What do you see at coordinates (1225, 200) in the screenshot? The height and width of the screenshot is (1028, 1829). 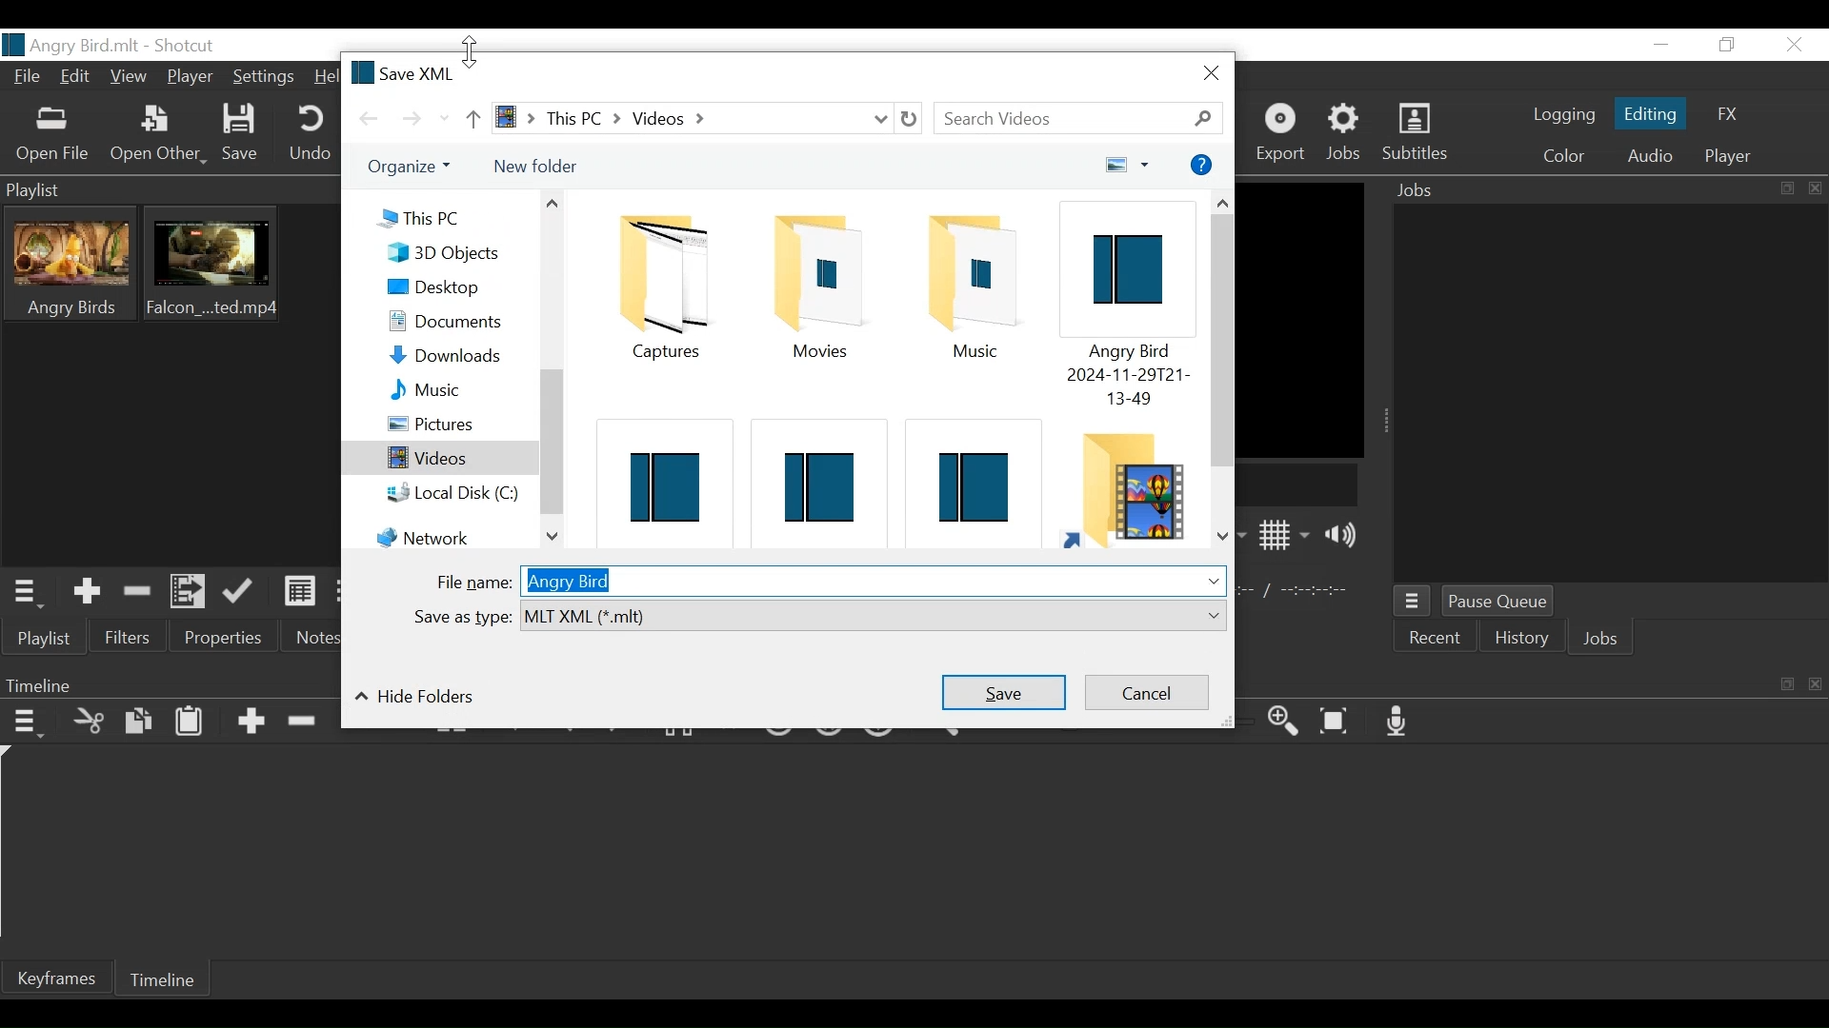 I see `Scroll up` at bounding box center [1225, 200].